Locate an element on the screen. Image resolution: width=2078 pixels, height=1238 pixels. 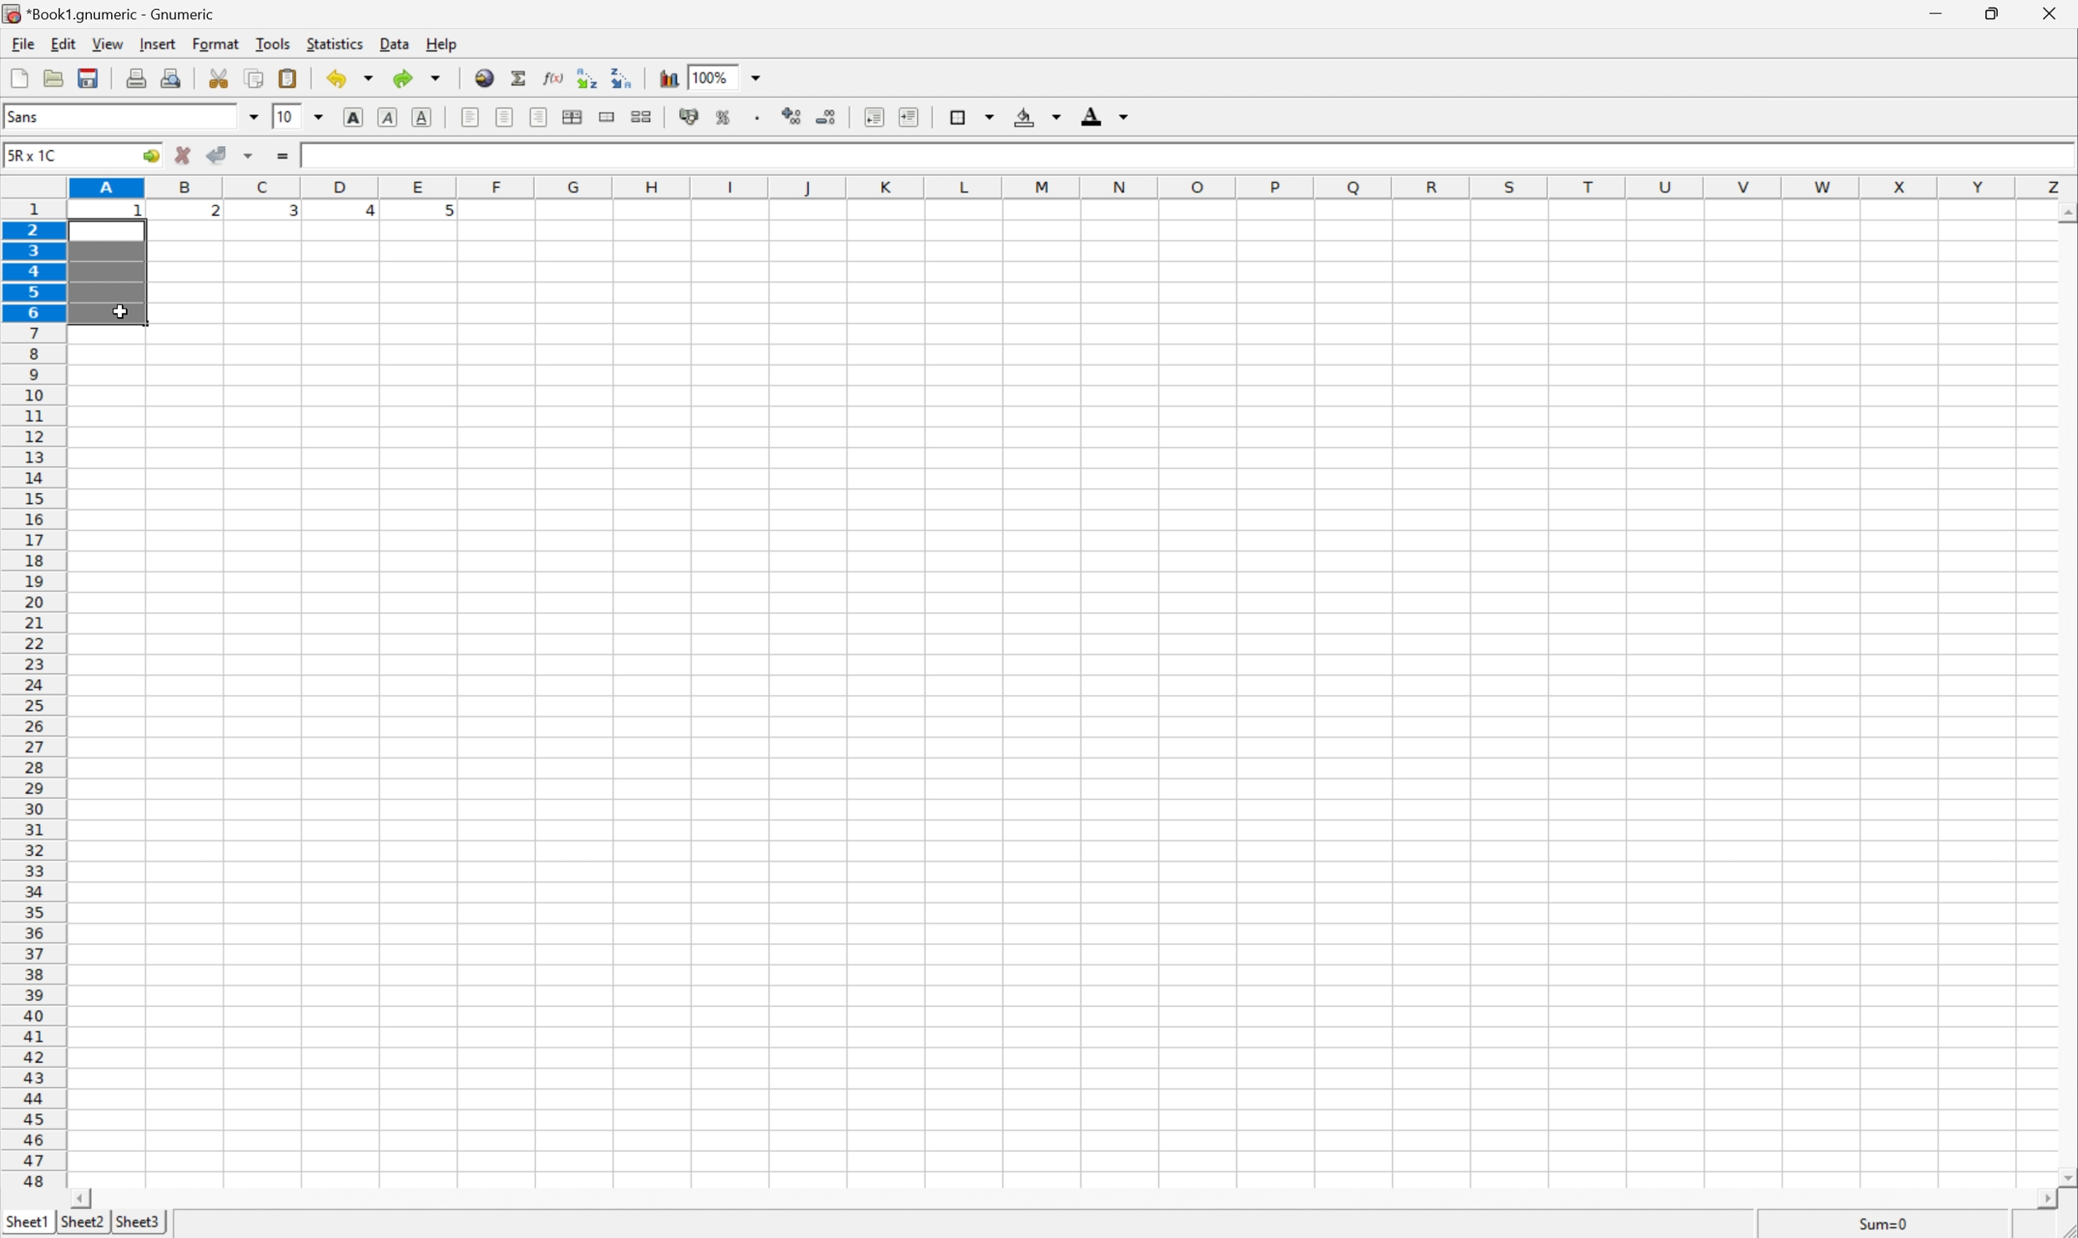
close is located at coordinates (2053, 17).